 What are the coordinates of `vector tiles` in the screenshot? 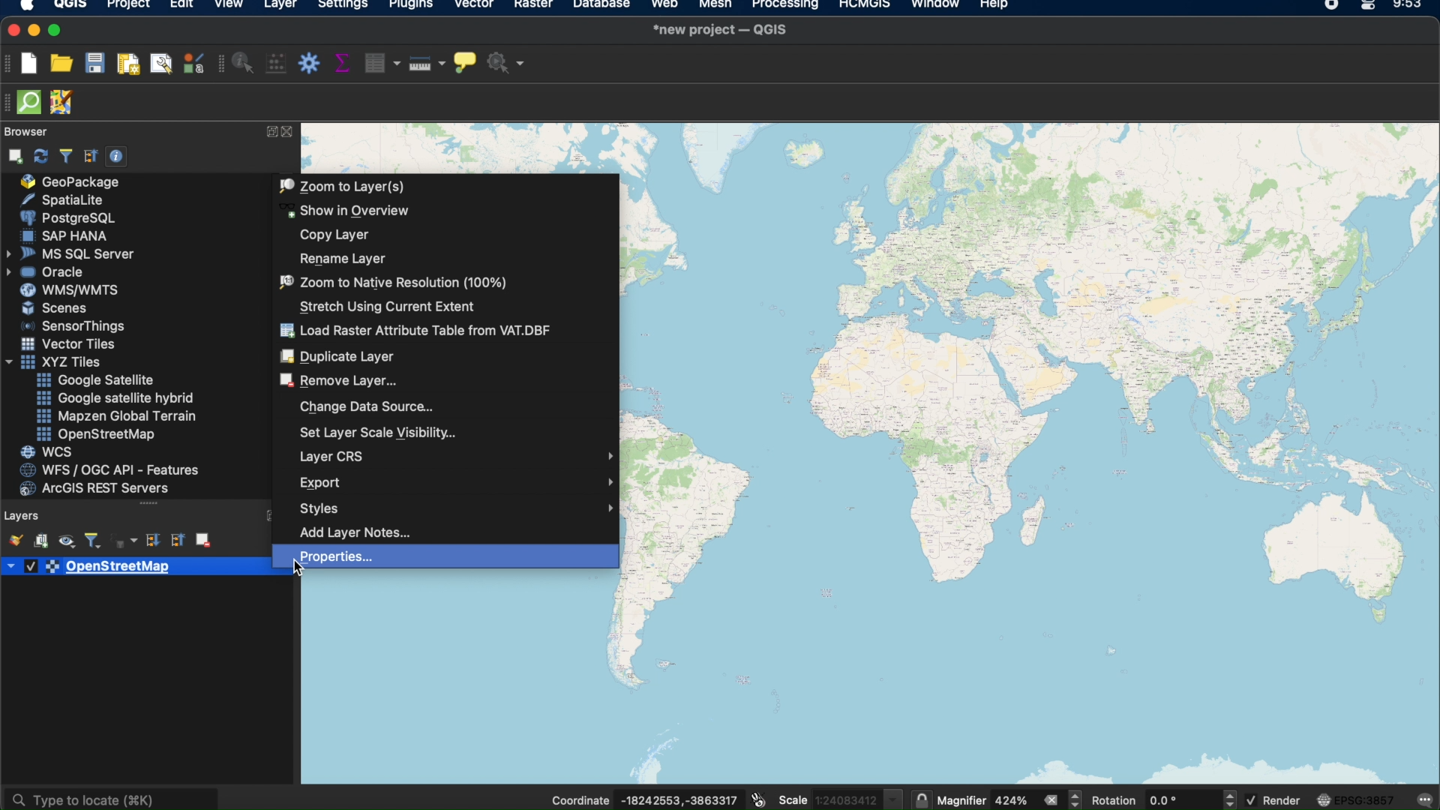 It's located at (68, 342).